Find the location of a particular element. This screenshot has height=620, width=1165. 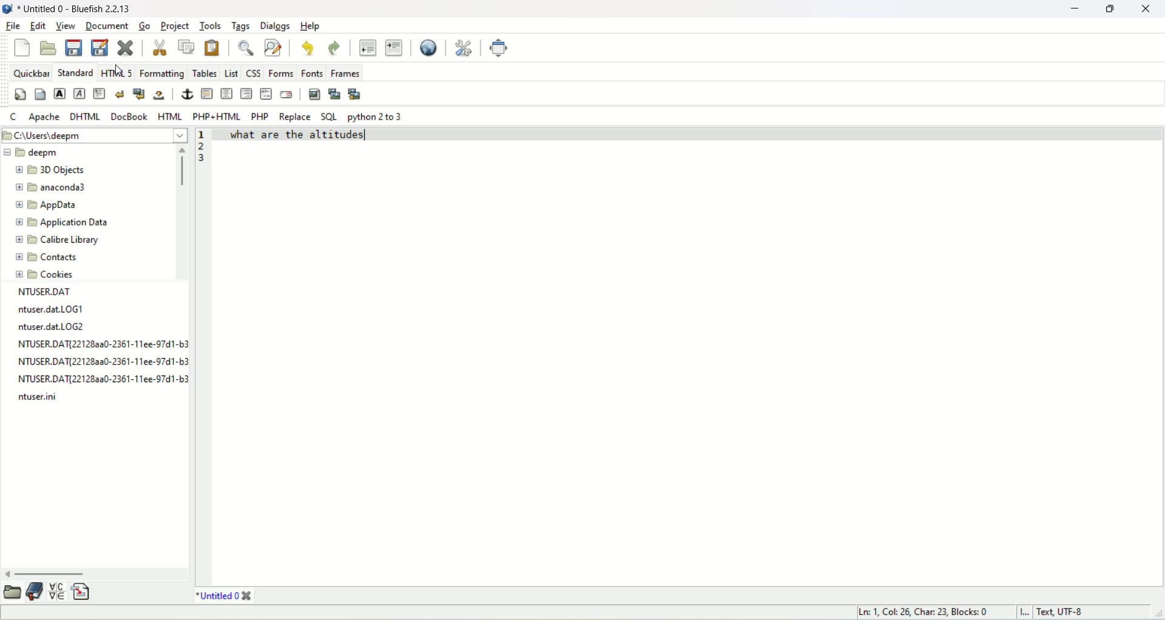

contacts is located at coordinates (50, 257).